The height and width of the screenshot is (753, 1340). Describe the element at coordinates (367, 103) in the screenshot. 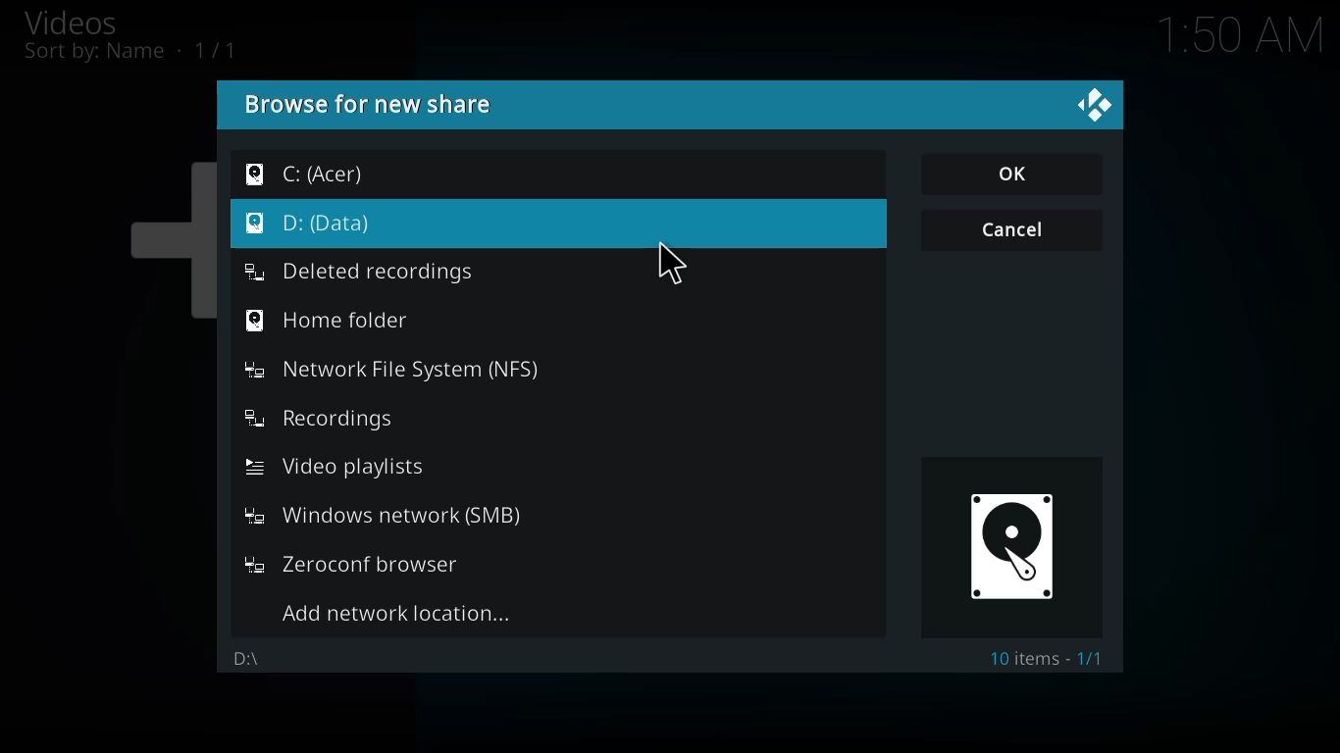

I see `browse for new share` at that location.